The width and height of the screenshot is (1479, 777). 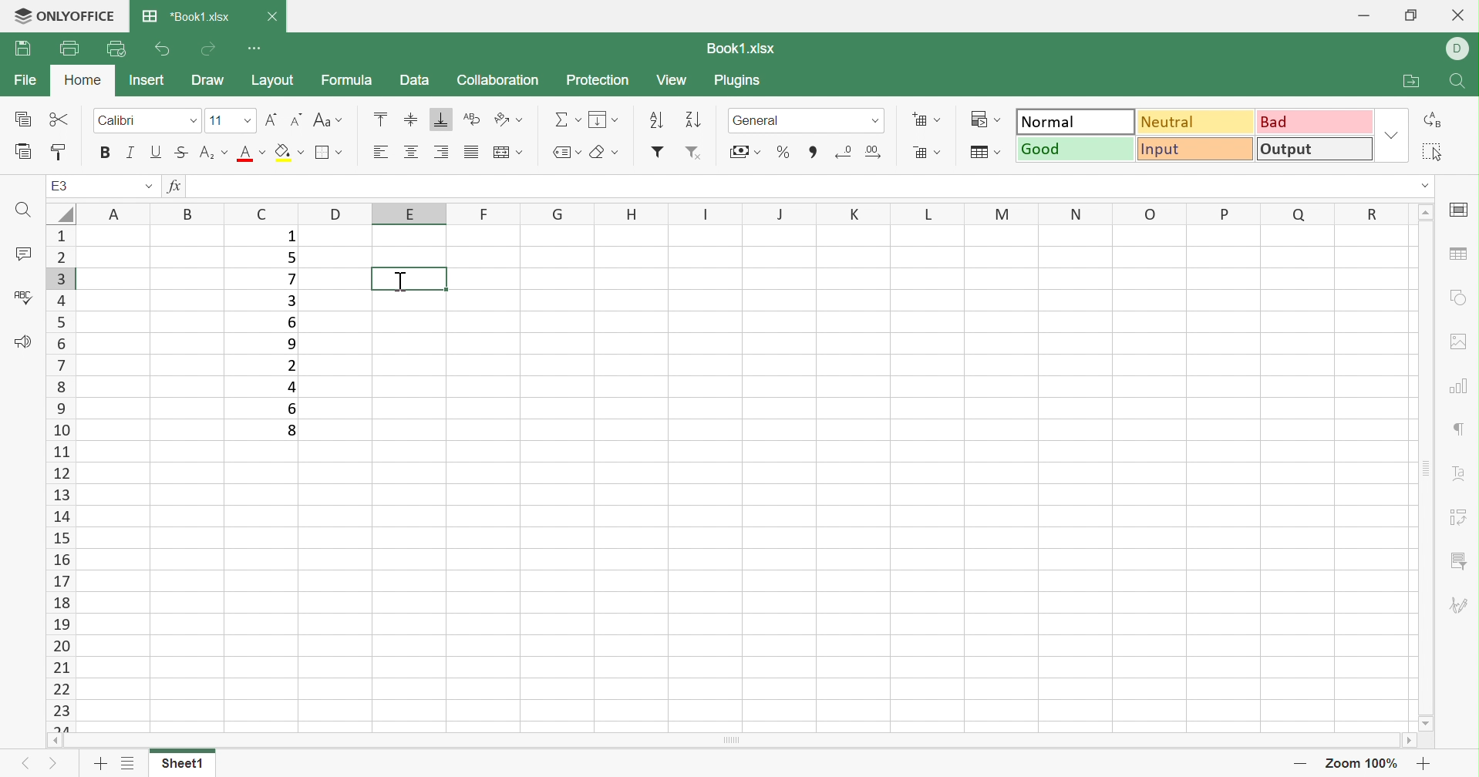 What do you see at coordinates (1076, 121) in the screenshot?
I see `Normal` at bounding box center [1076, 121].